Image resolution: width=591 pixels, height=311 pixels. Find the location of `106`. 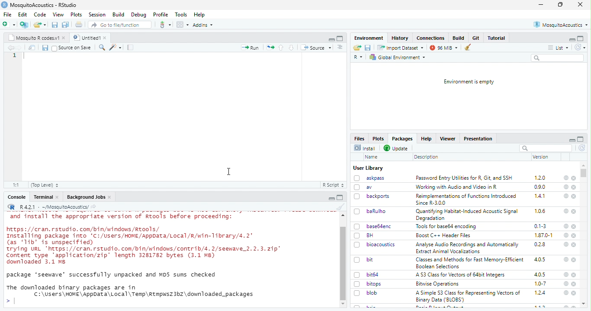

106 is located at coordinates (540, 211).